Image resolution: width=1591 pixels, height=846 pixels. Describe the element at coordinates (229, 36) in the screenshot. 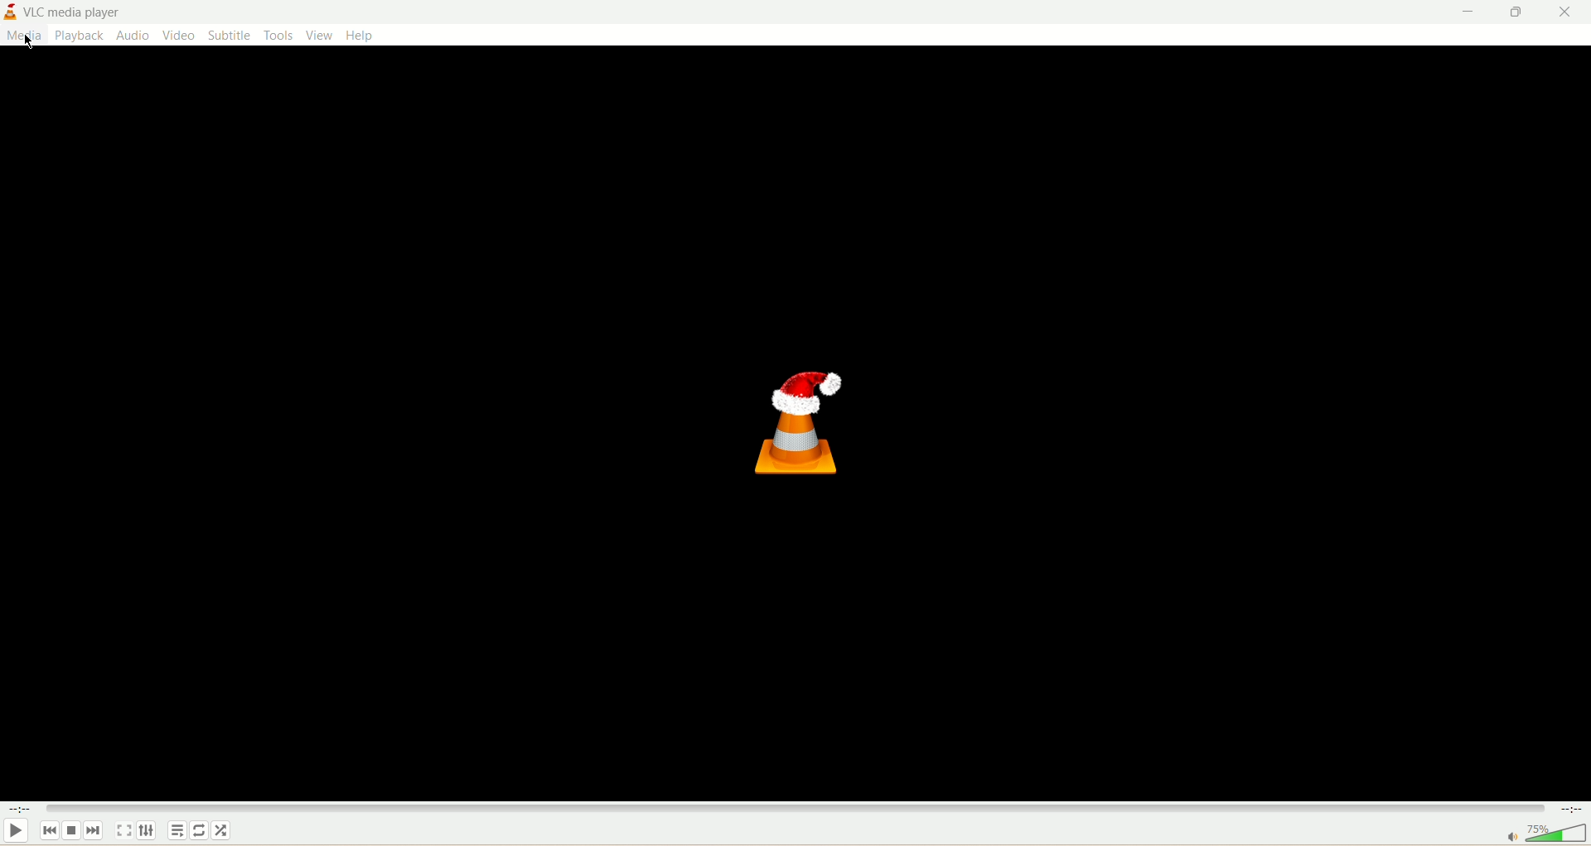

I see `subtitle` at that location.